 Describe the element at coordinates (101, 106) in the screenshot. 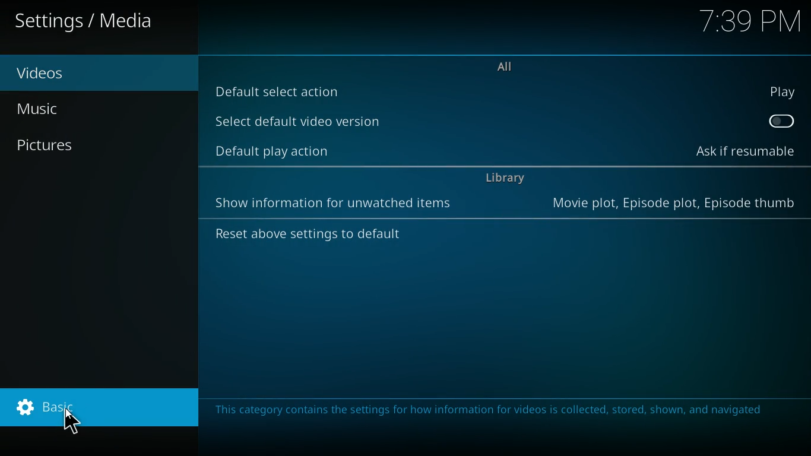

I see `music` at that location.